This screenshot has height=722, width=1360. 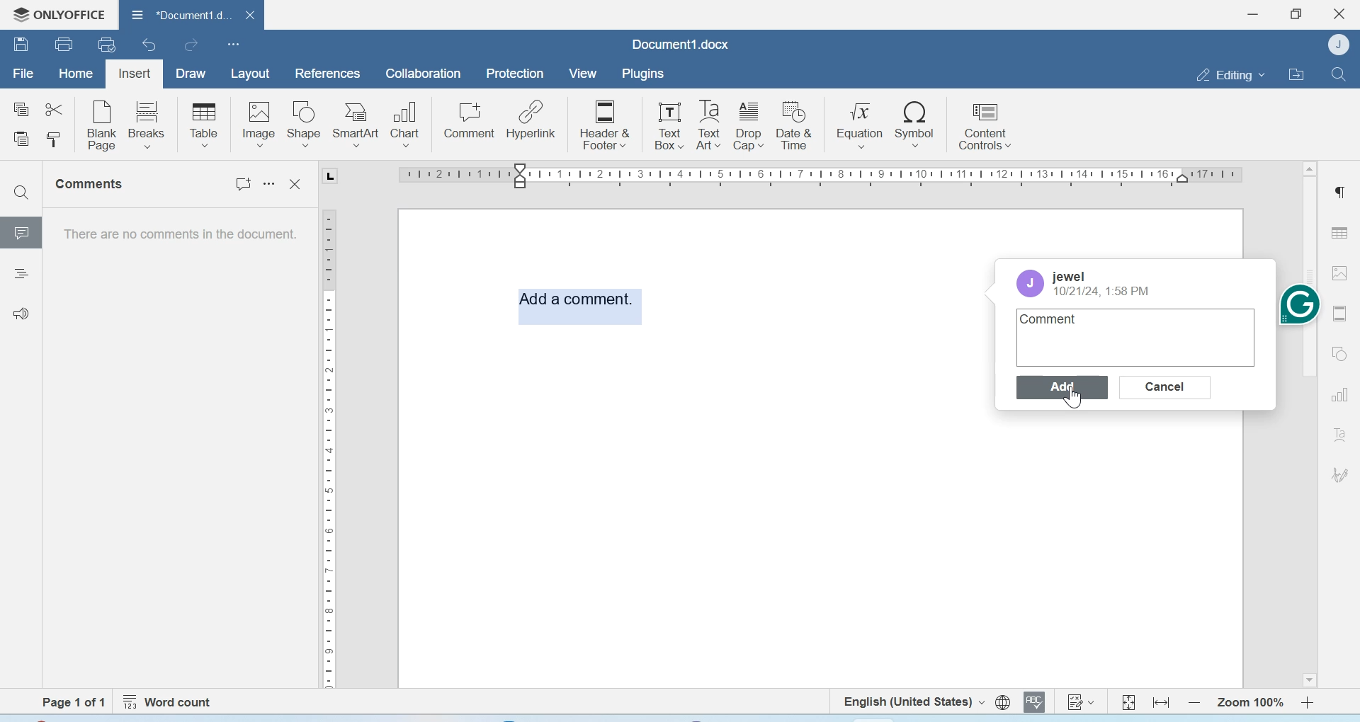 What do you see at coordinates (577, 308) in the screenshot?
I see `Add a comment` at bounding box center [577, 308].